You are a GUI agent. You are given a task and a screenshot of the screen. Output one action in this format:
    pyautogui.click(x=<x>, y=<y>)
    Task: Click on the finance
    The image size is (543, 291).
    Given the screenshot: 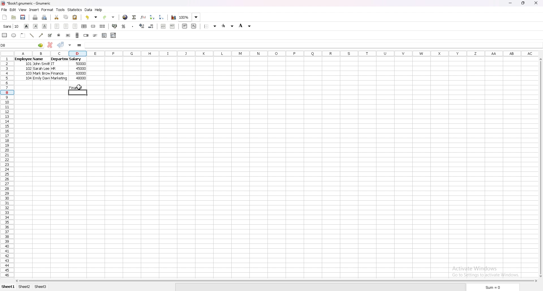 What is the action you would take?
    pyautogui.click(x=78, y=88)
    